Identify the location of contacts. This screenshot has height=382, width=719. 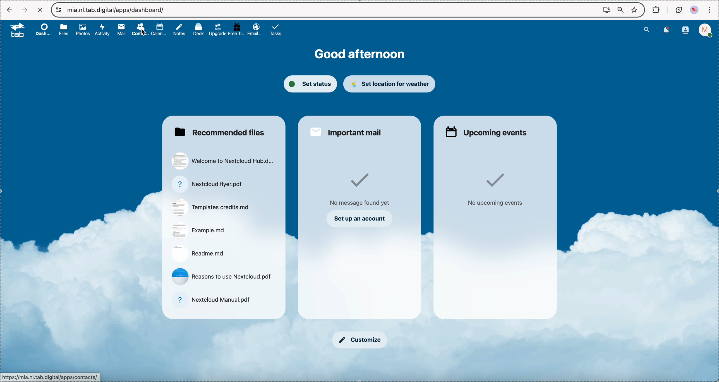
(685, 30).